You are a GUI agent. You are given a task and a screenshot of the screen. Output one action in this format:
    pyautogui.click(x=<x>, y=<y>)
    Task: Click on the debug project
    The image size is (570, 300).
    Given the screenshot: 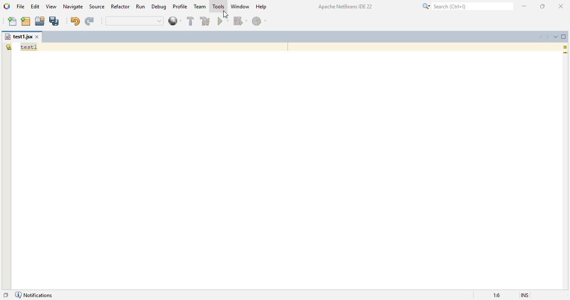 What is the action you would take?
    pyautogui.click(x=240, y=21)
    